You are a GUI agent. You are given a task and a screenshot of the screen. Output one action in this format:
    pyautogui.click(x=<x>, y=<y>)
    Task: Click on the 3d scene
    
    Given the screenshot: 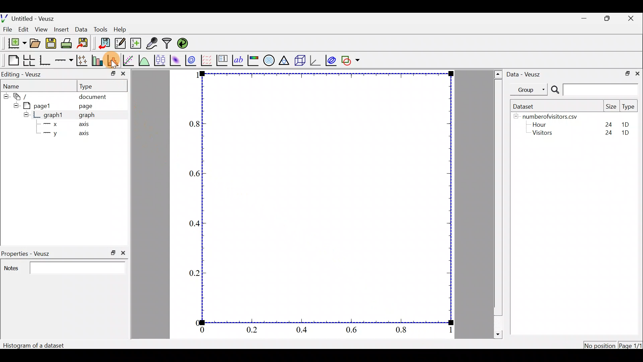 What is the action you would take?
    pyautogui.click(x=299, y=62)
    